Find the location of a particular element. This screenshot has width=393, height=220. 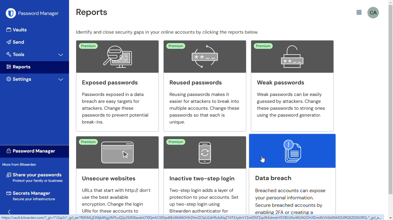

weak passwords is located at coordinates (292, 56).